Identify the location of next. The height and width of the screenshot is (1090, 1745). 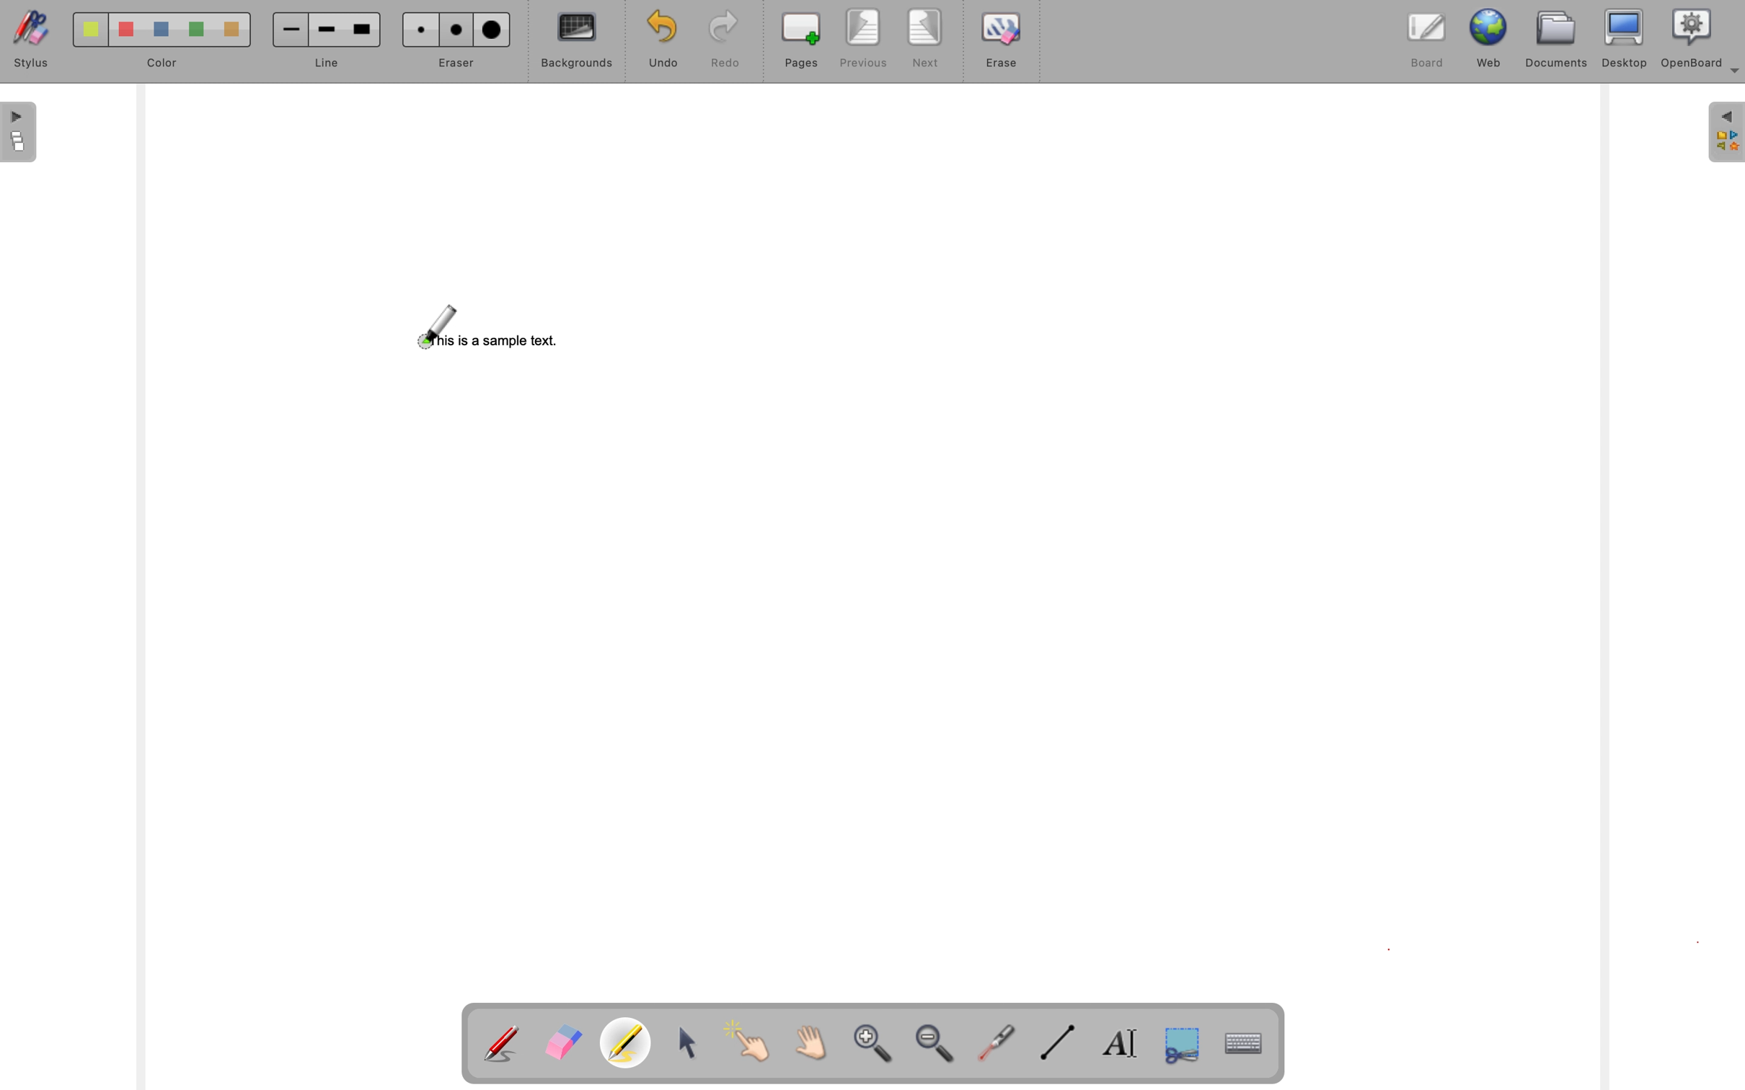
(924, 39).